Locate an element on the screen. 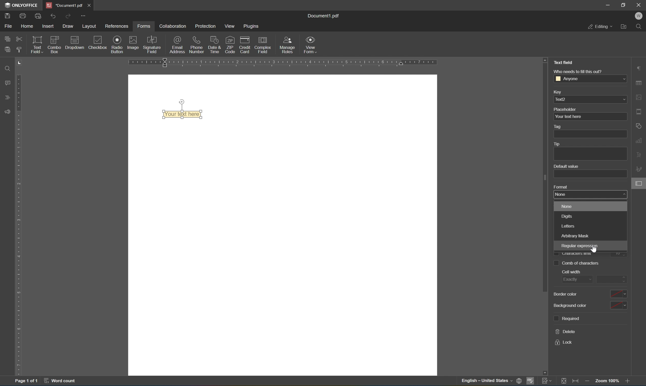 The width and height of the screenshot is (646, 386). protection is located at coordinates (206, 26).